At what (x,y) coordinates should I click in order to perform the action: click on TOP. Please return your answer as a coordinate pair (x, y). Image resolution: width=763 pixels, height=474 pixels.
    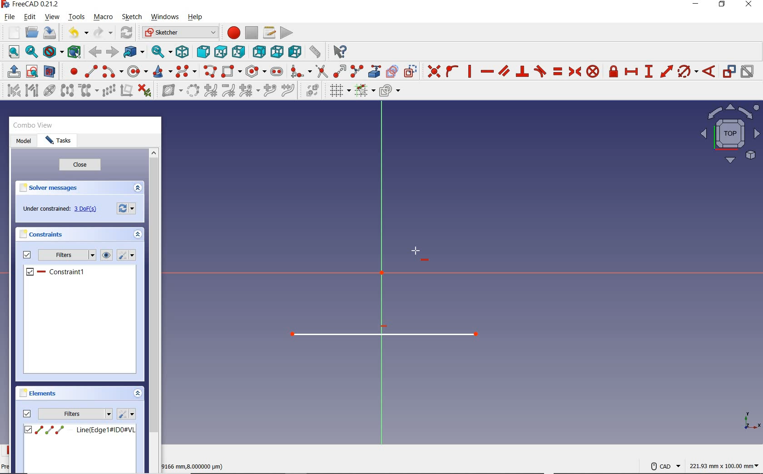
    Looking at the image, I should click on (221, 50).